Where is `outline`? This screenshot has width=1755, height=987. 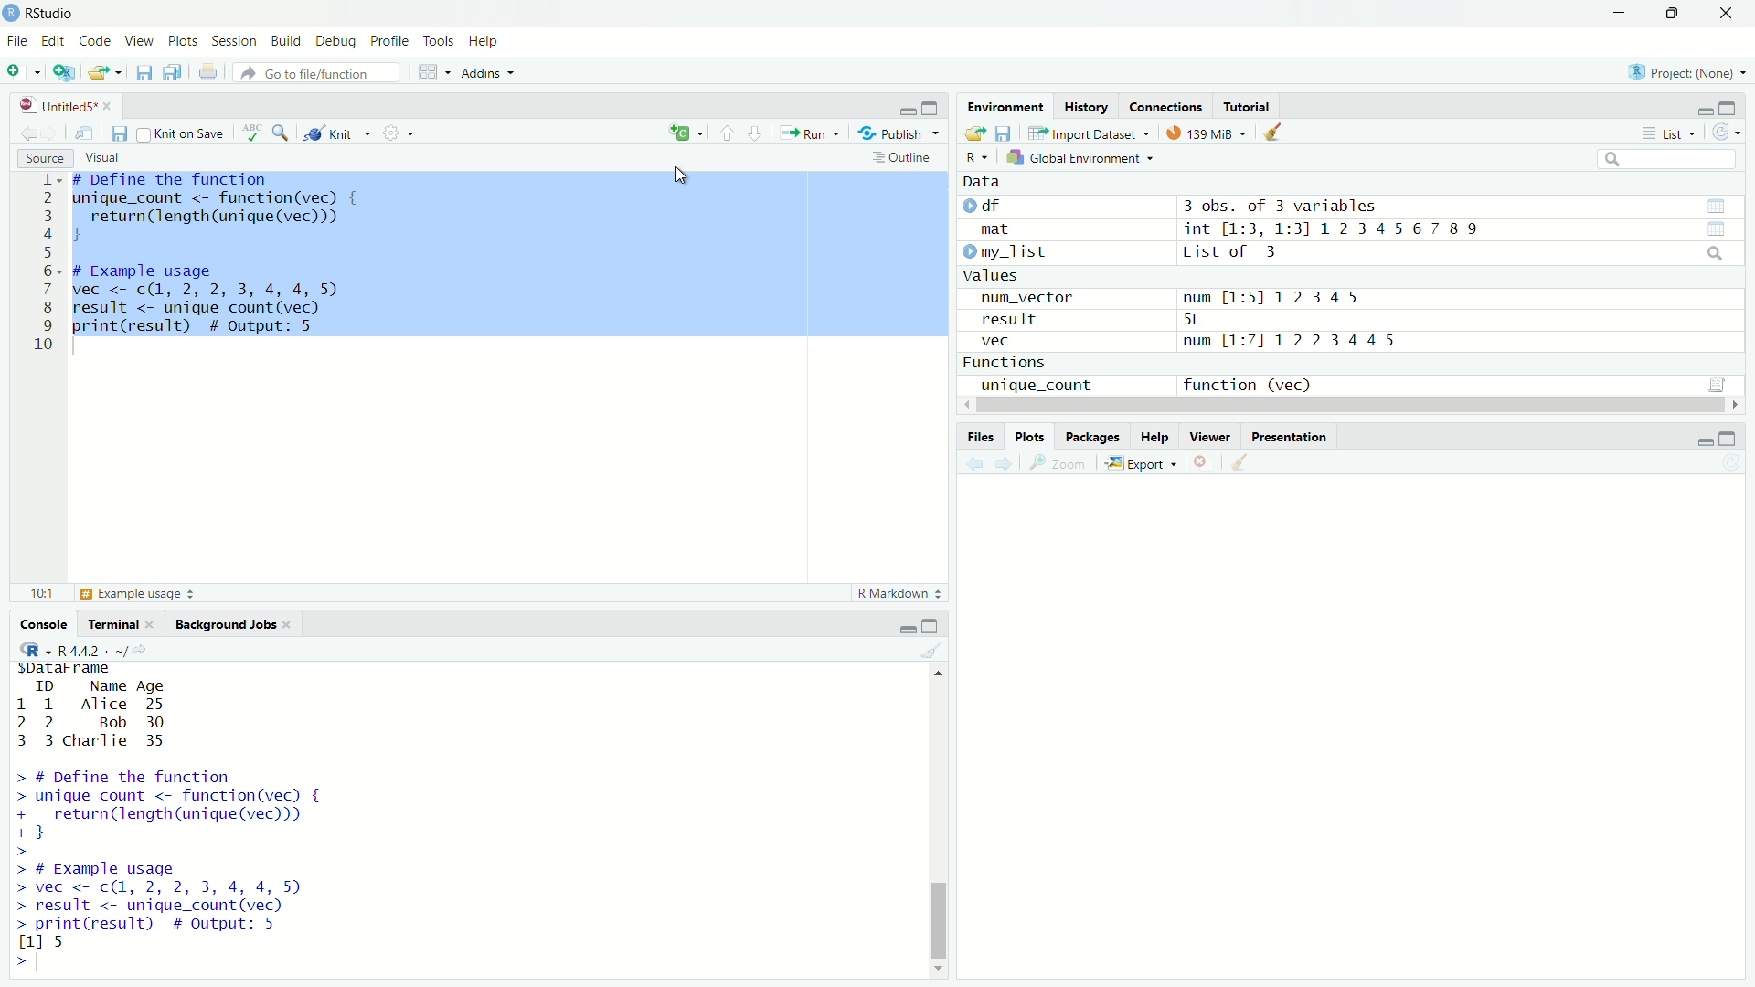 outline is located at coordinates (907, 158).